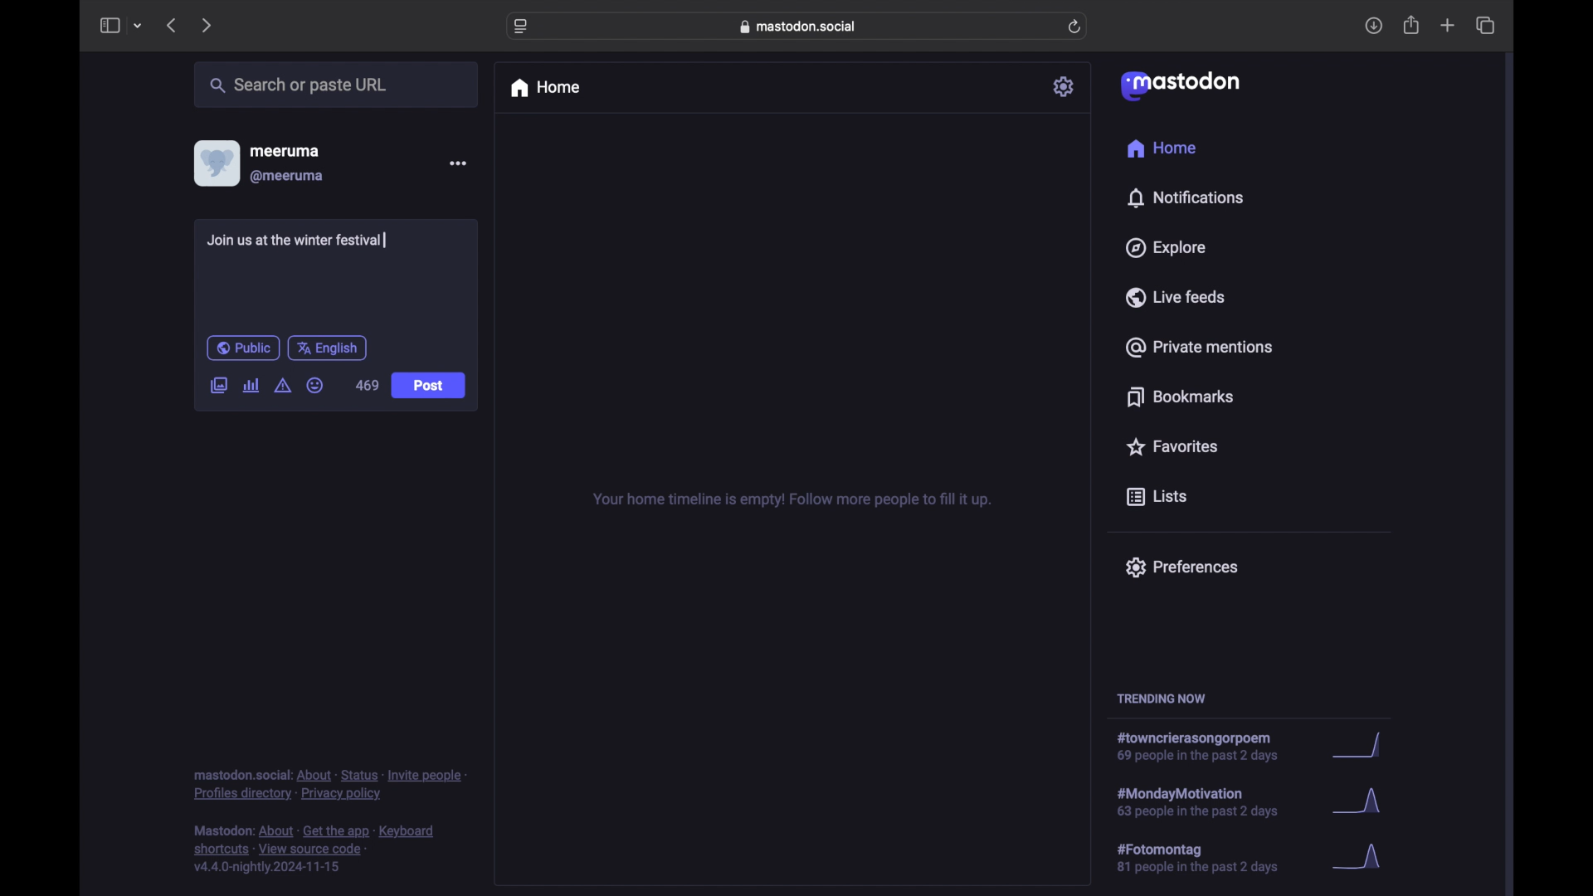 The width and height of the screenshot is (1593, 896). Describe the element at coordinates (1362, 805) in the screenshot. I see `graph` at that location.